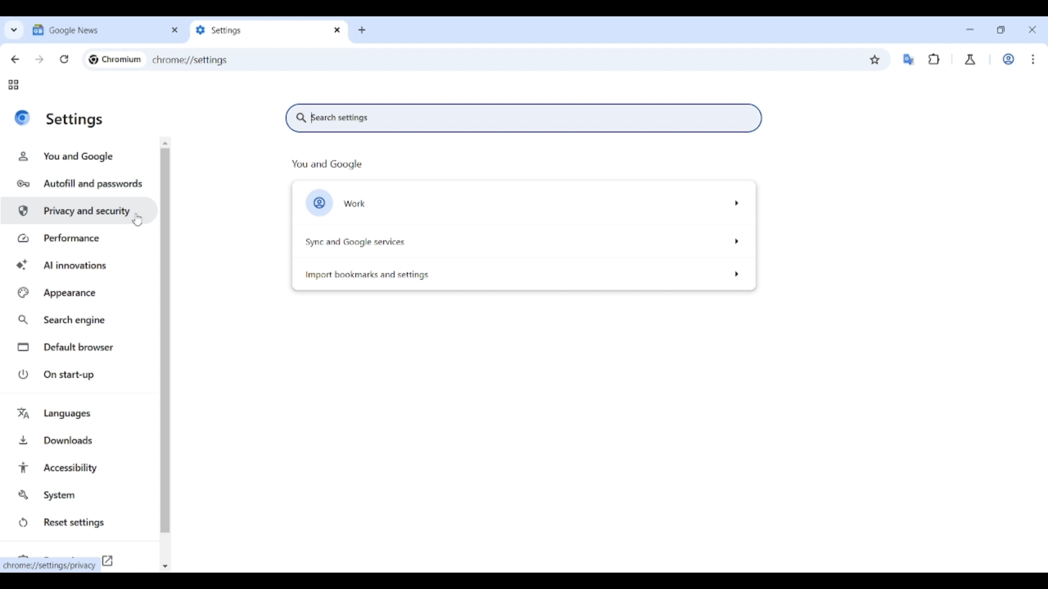 The image size is (1048, 589). What do you see at coordinates (80, 414) in the screenshot?
I see `Languages` at bounding box center [80, 414].